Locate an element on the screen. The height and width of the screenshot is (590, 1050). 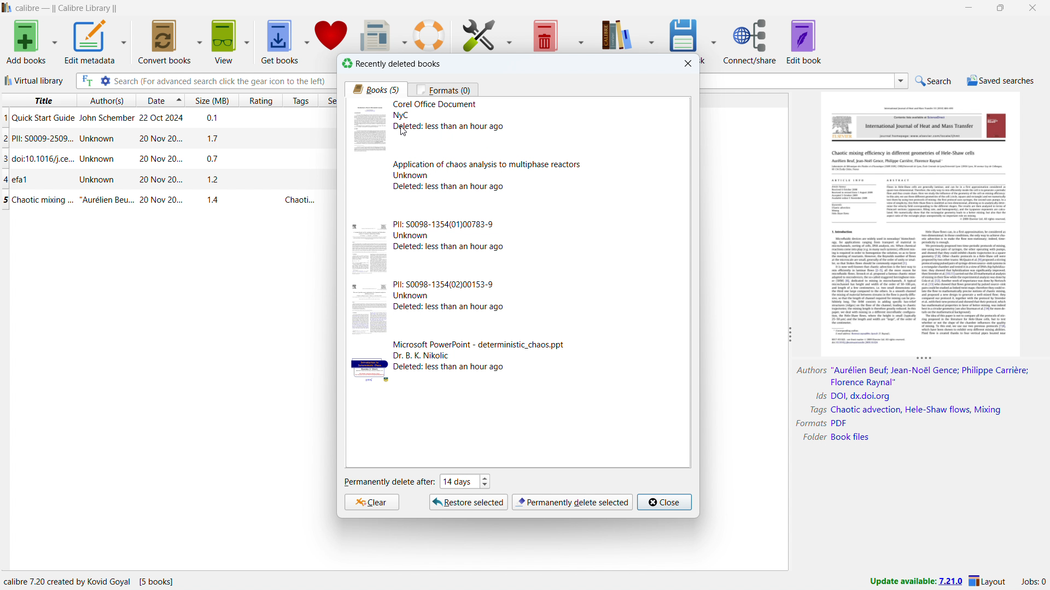
close is located at coordinates (689, 63).